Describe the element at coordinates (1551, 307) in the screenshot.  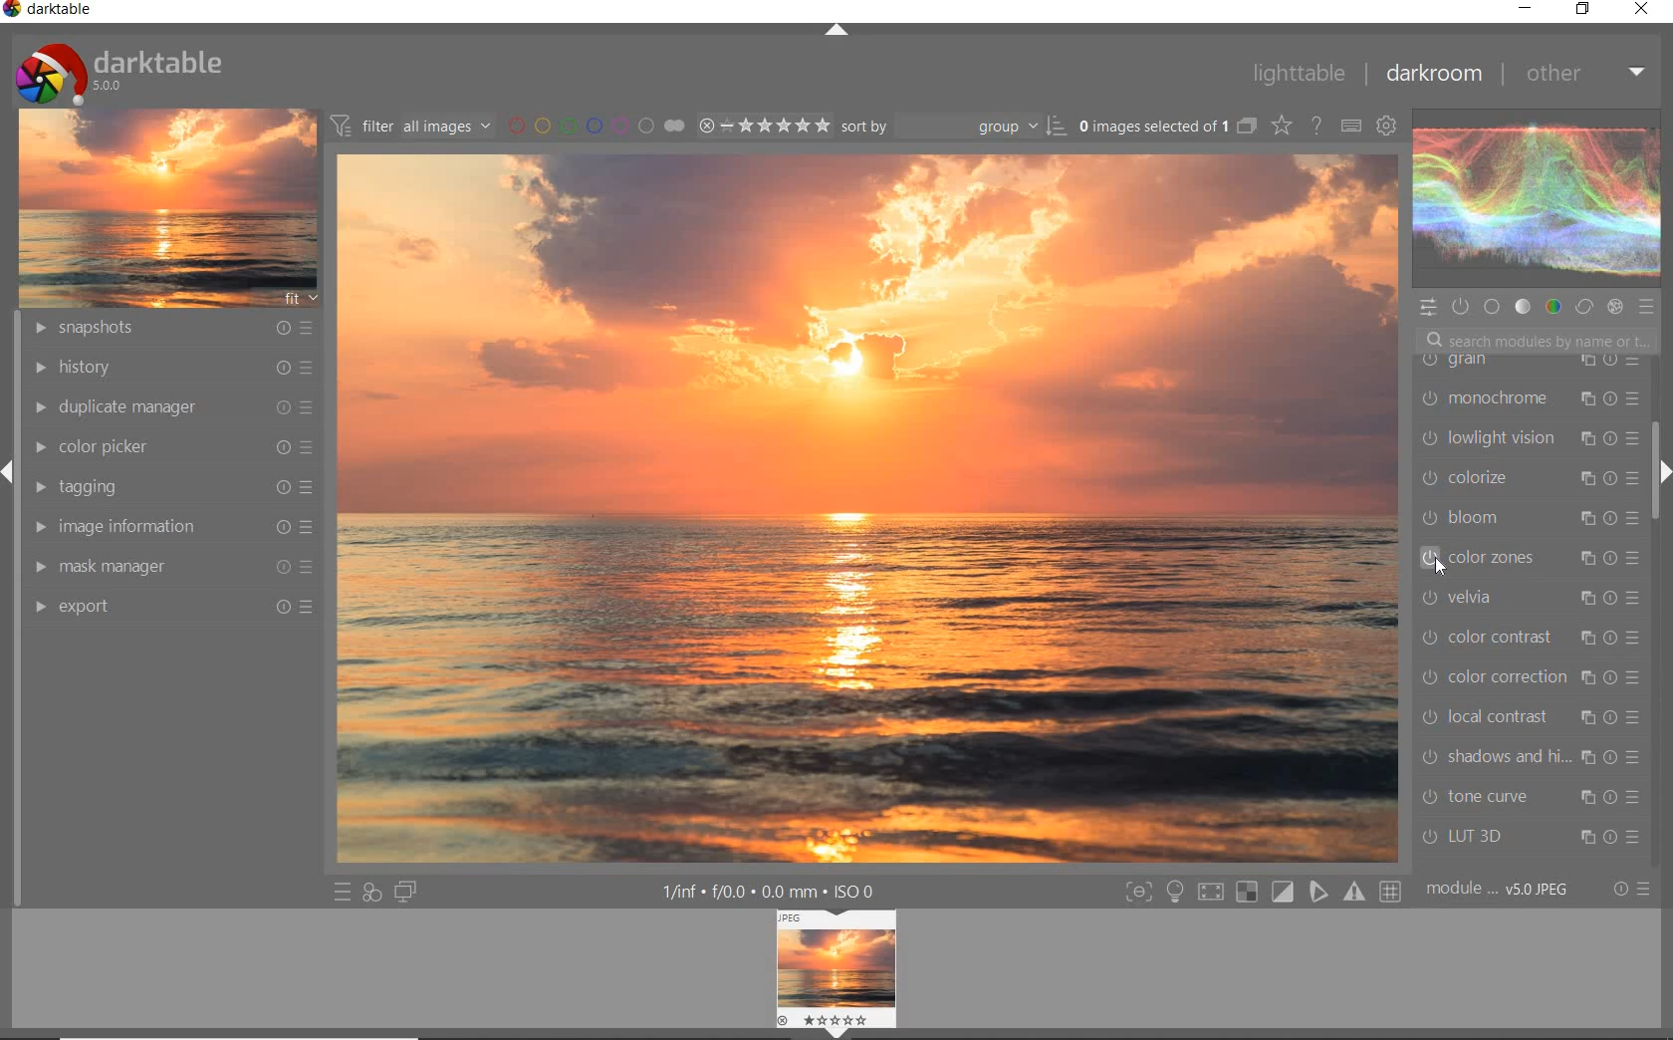
I see `COLOR` at that location.